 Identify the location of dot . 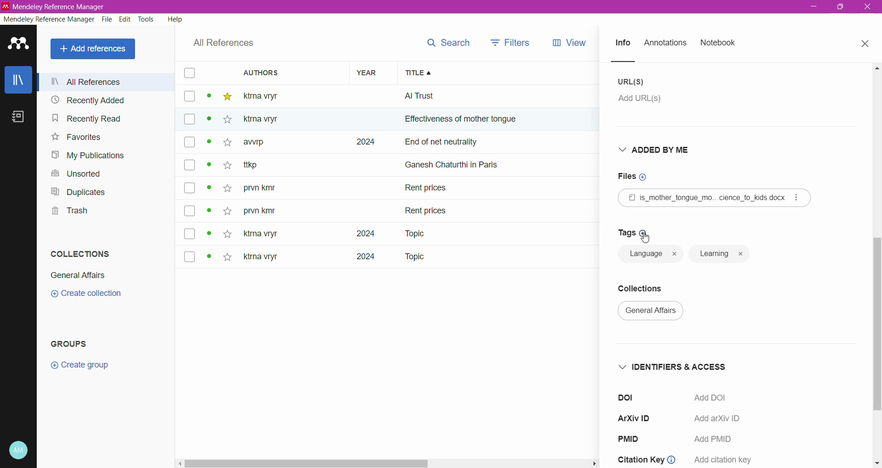
(209, 145).